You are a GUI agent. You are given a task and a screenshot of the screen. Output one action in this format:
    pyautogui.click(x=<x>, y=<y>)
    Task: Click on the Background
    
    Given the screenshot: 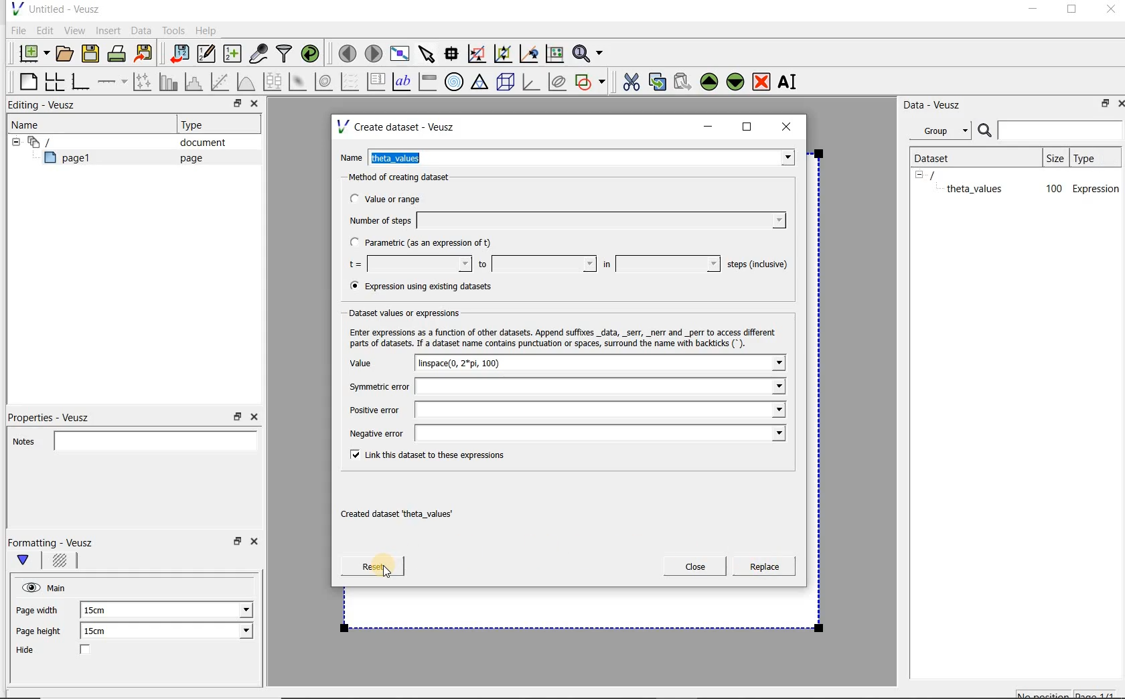 What is the action you would take?
    pyautogui.click(x=62, y=562)
    